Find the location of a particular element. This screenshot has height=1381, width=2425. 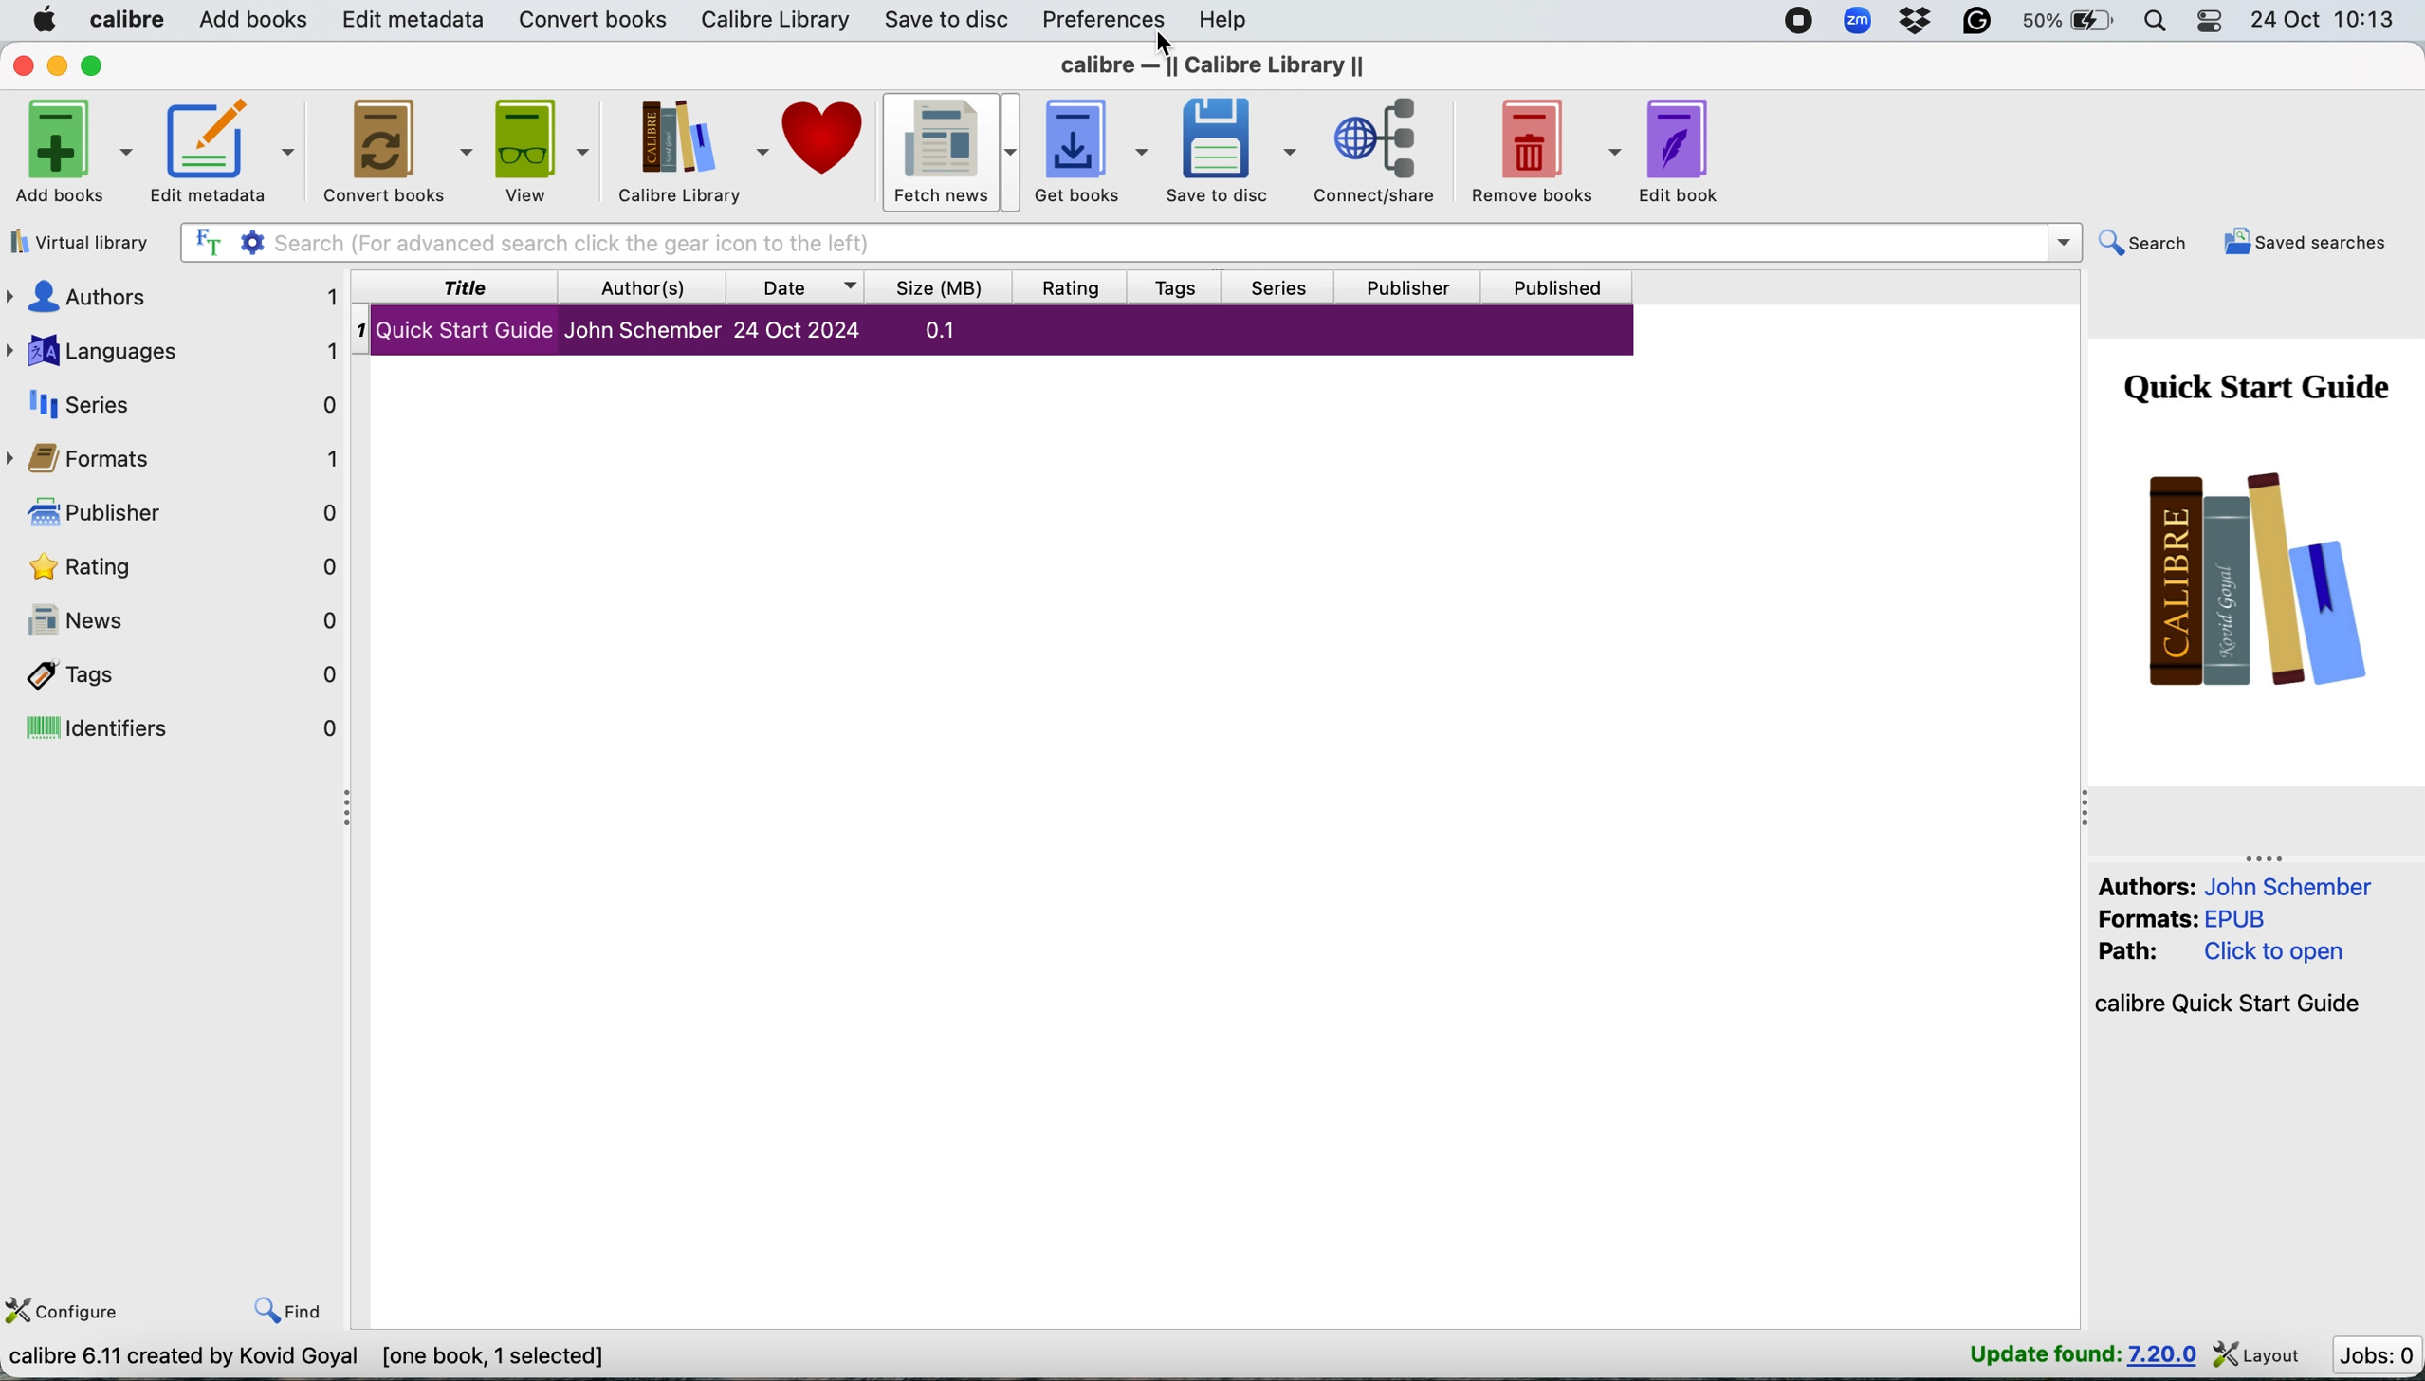

edit metadata is located at coordinates (411, 22).